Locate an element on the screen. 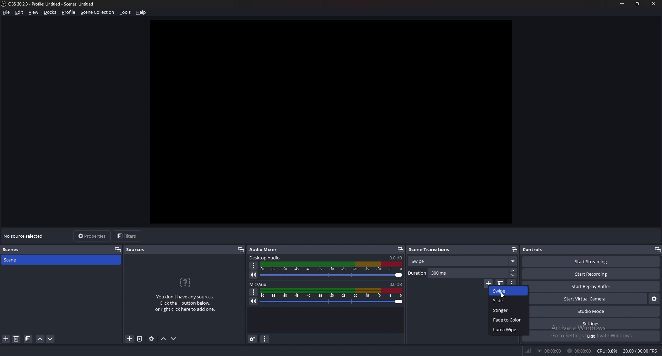 This screenshot has width=662, height=356. desktop audio is located at coordinates (265, 257).